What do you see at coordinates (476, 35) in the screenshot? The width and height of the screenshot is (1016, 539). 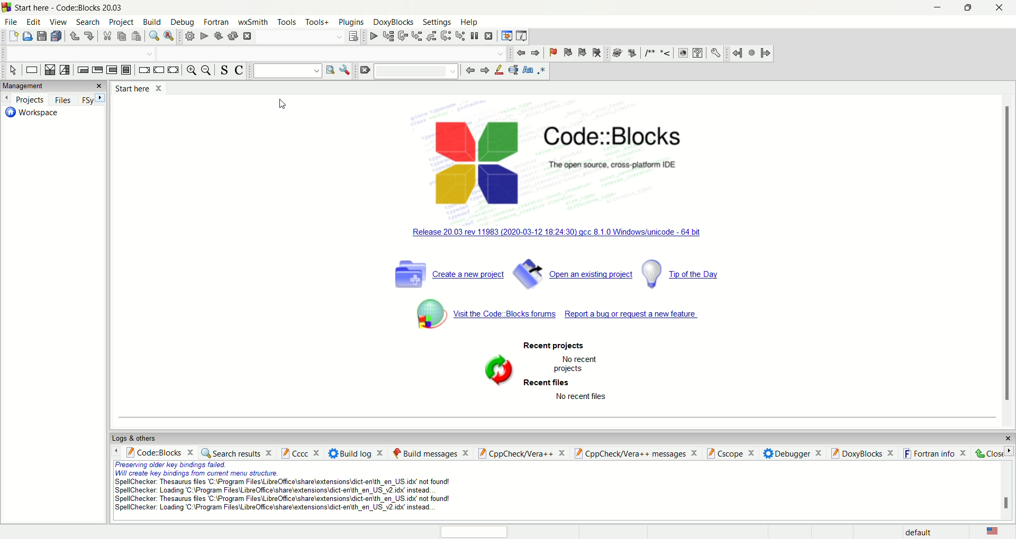 I see `break debugger` at bounding box center [476, 35].